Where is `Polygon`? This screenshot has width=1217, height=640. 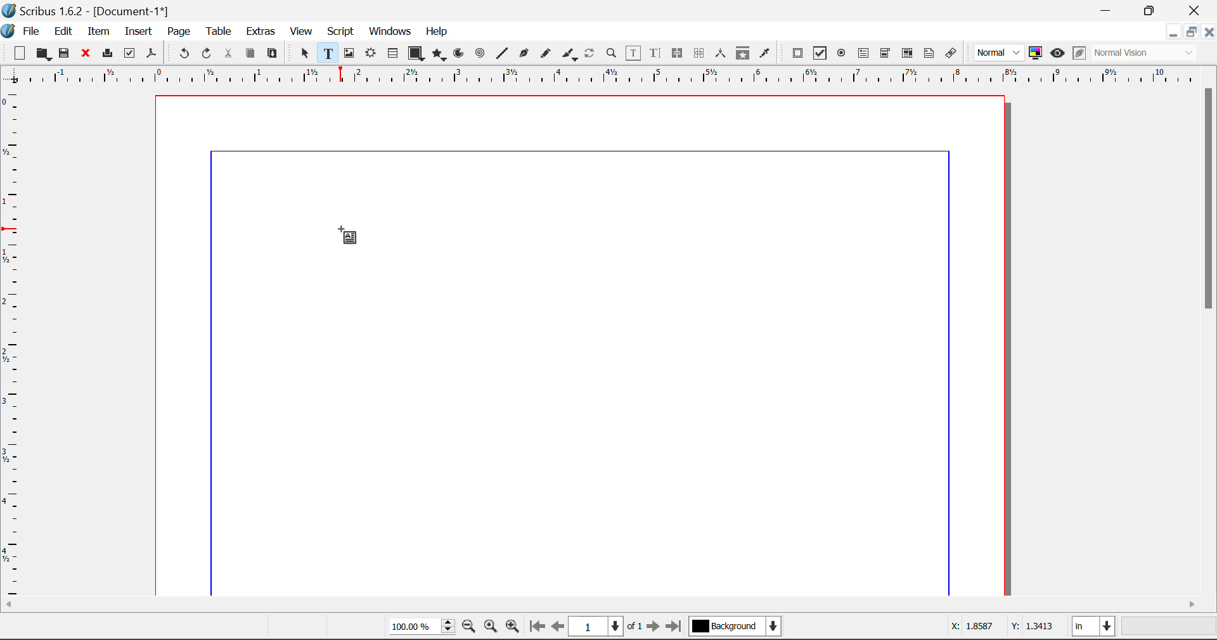
Polygon is located at coordinates (440, 54).